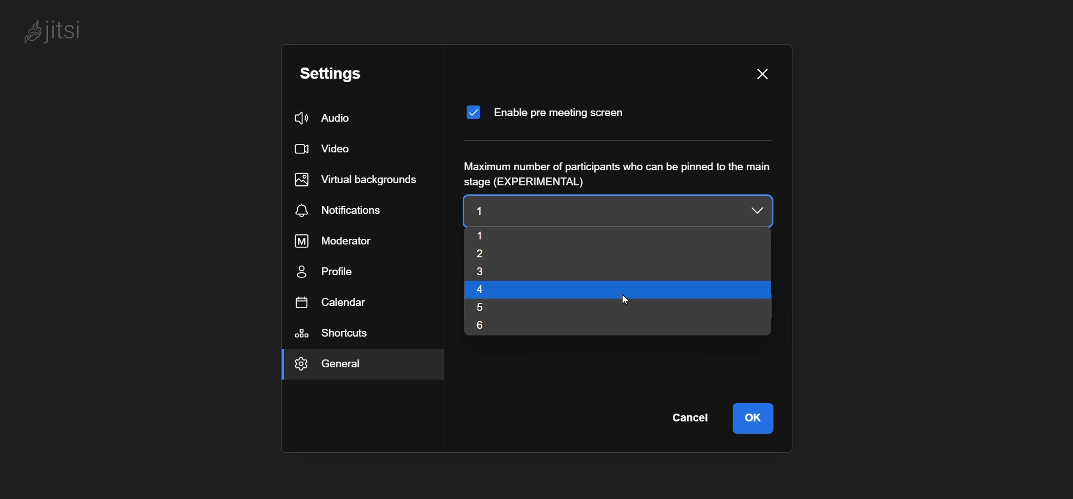 The width and height of the screenshot is (1073, 499). What do you see at coordinates (338, 334) in the screenshot?
I see `shortcuts` at bounding box center [338, 334].